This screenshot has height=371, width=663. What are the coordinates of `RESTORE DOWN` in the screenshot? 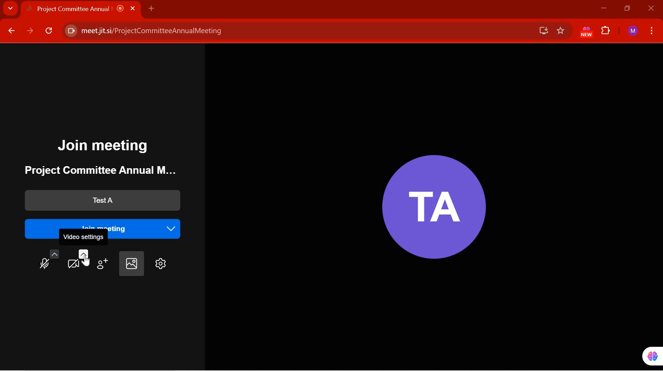 It's located at (628, 9).